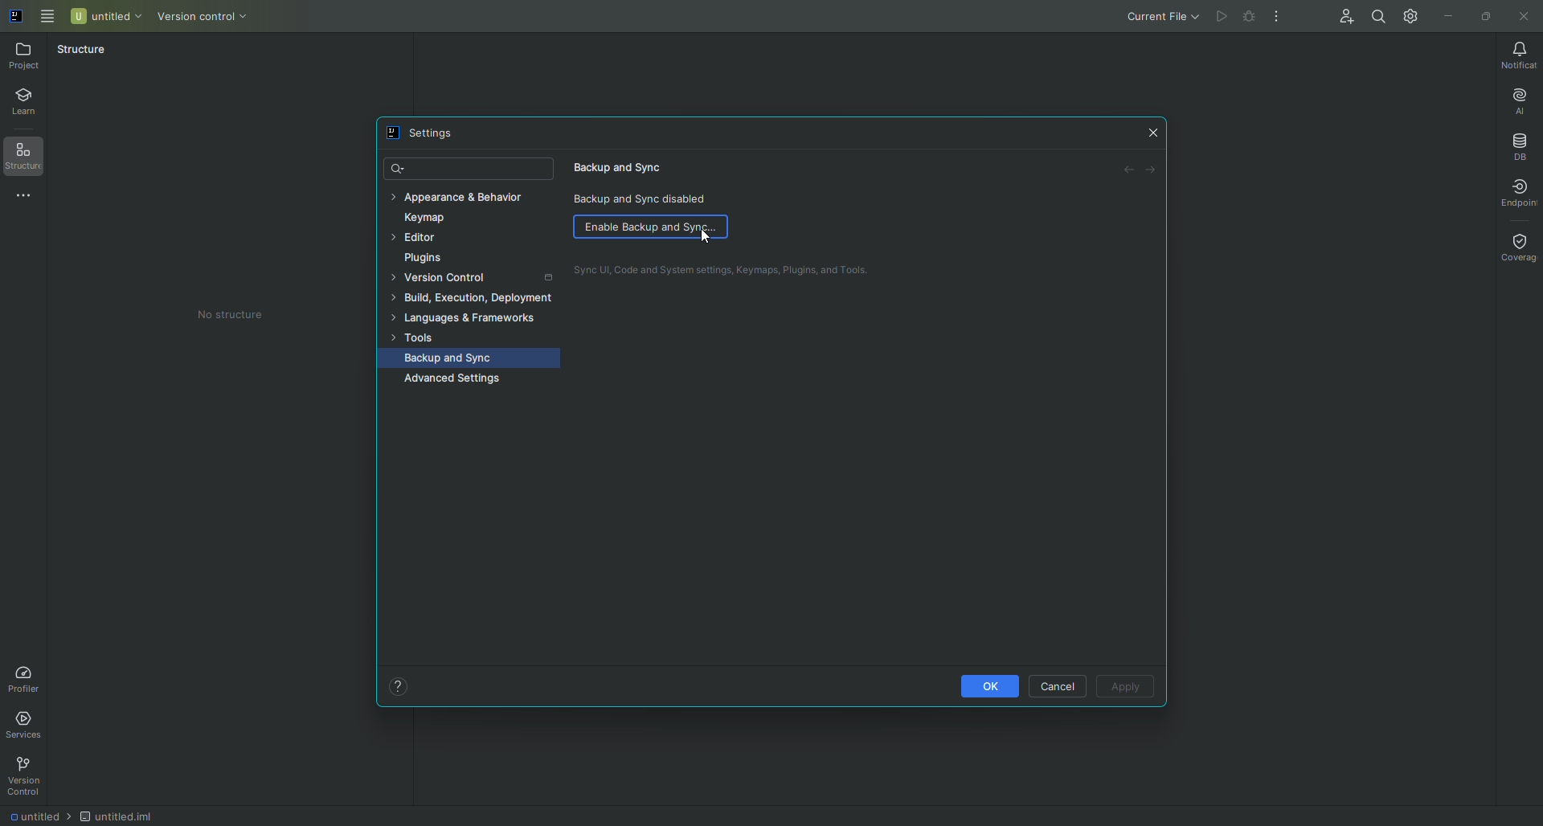  Describe the element at coordinates (1152, 172) in the screenshot. I see `Forward` at that location.